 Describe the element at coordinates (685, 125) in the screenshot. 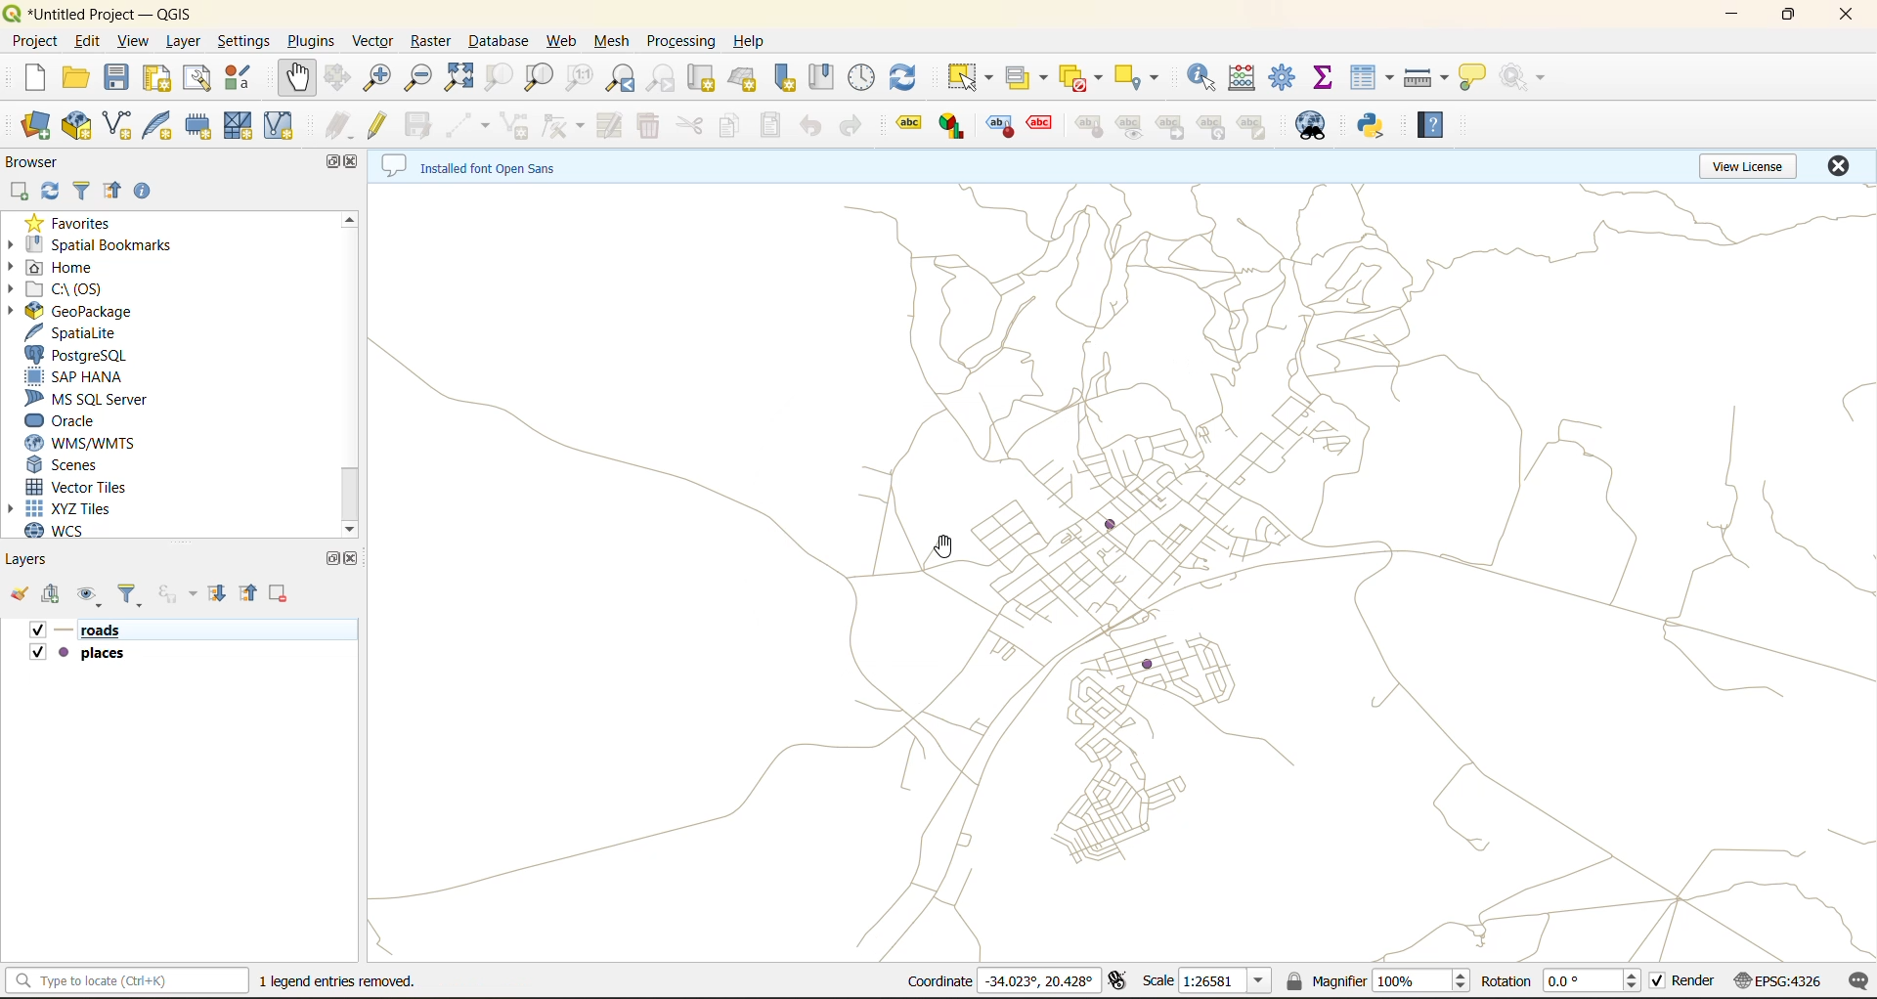

I see `cut` at that location.